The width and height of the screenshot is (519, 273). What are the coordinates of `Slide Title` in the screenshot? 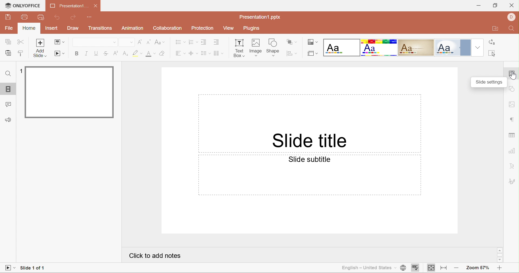 It's located at (308, 142).